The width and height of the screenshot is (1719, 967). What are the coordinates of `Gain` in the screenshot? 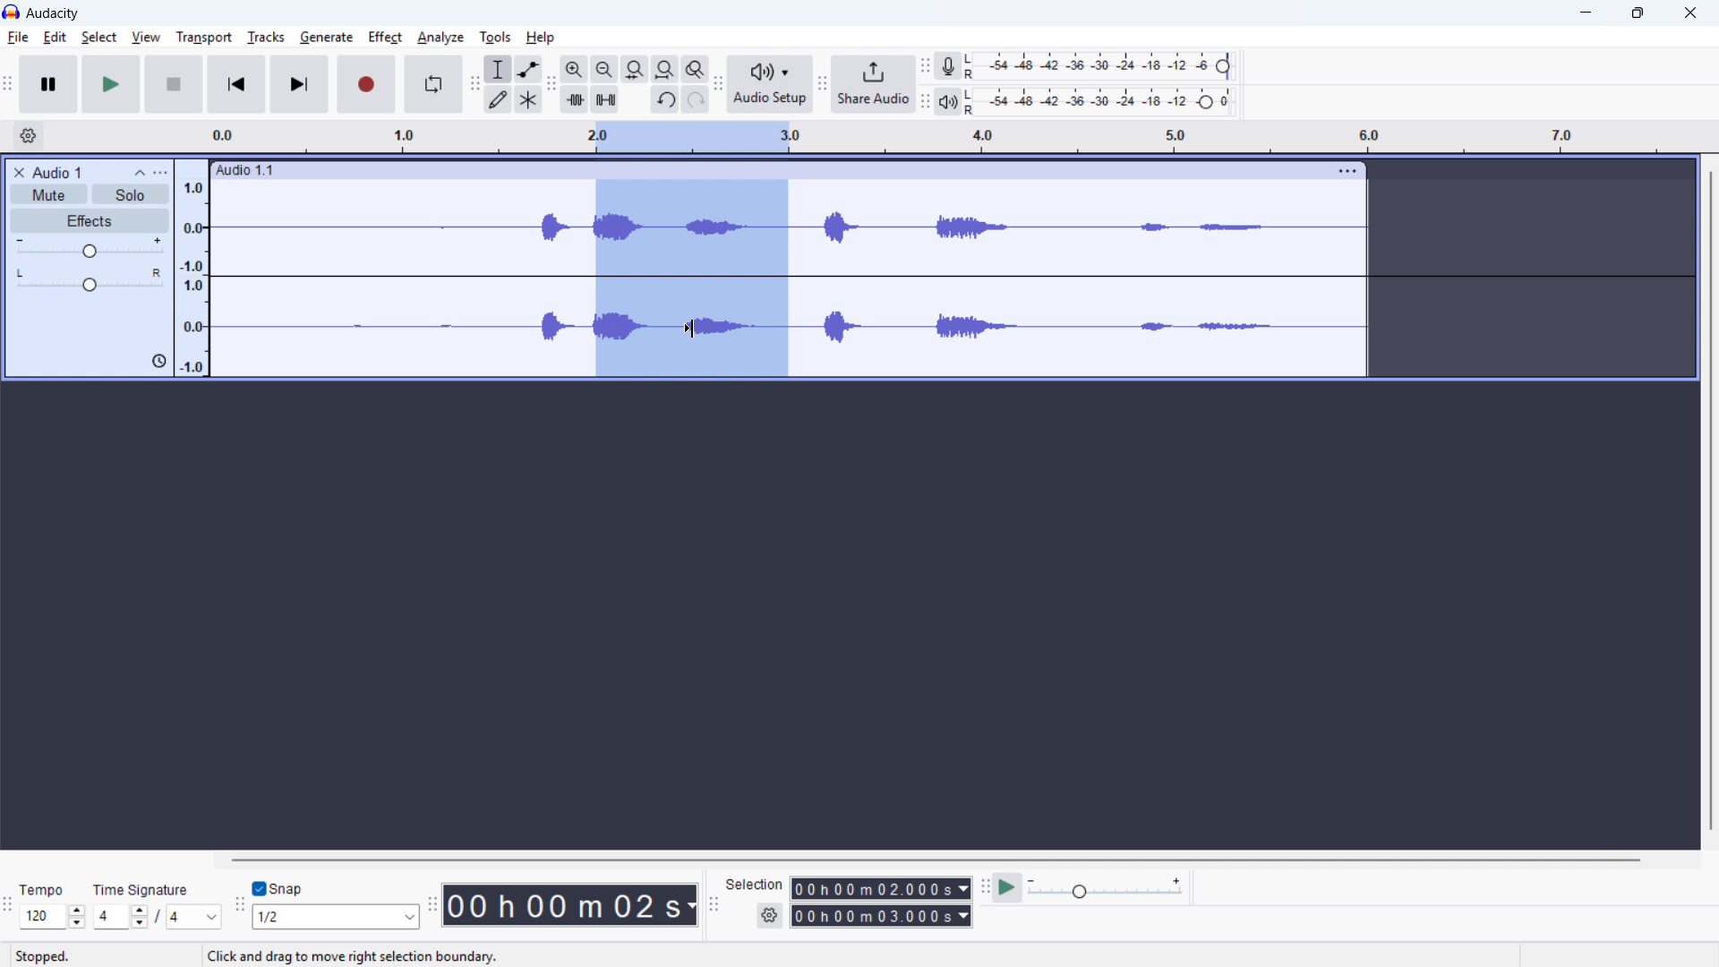 It's located at (90, 247).